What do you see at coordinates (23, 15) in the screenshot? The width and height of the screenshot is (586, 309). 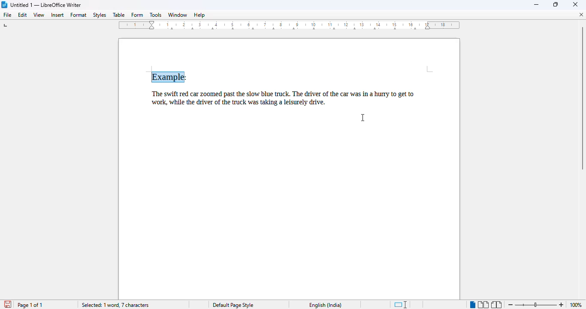 I see `edit` at bounding box center [23, 15].